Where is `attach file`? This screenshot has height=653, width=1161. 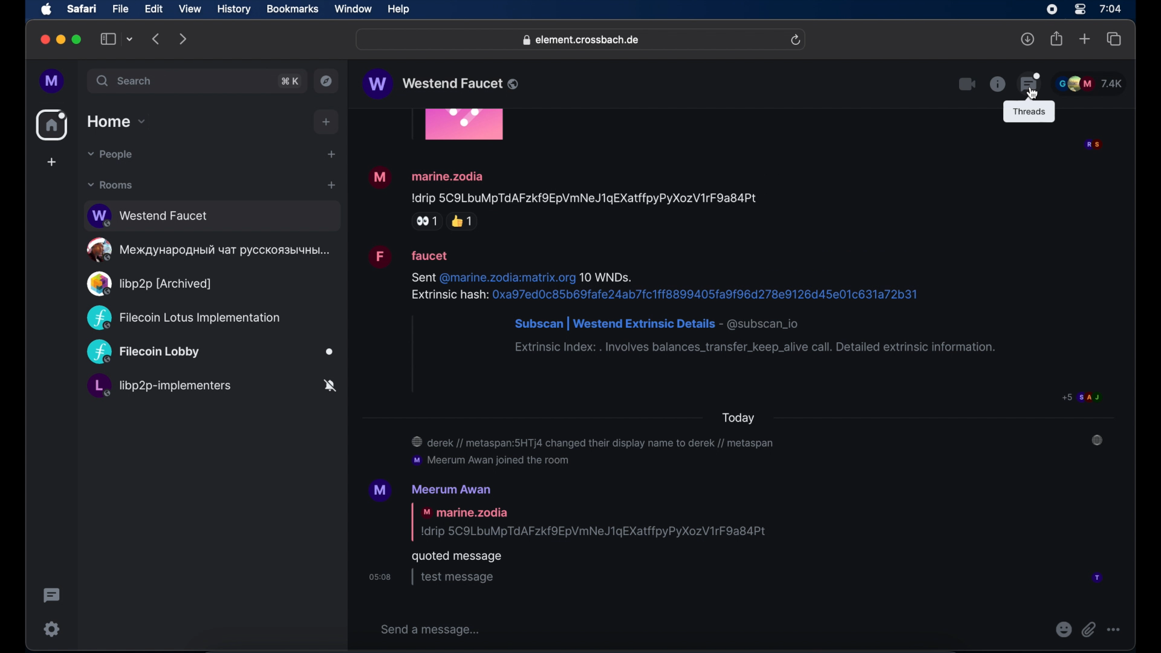 attach file is located at coordinates (1088, 628).